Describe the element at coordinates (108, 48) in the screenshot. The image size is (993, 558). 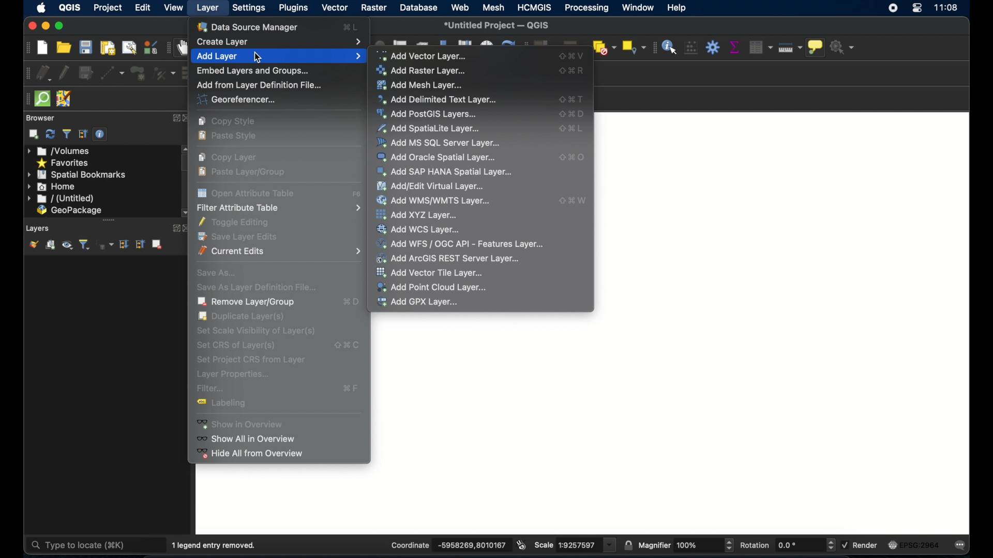
I see `new print layout` at that location.